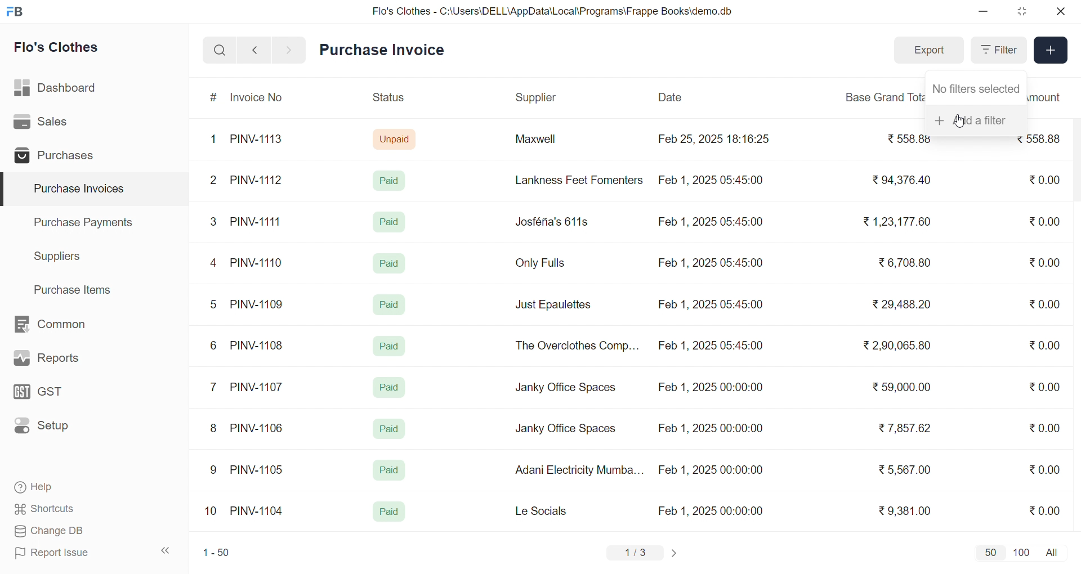 This screenshot has width=1081, height=574. What do you see at coordinates (60, 361) in the screenshot?
I see `Reports` at bounding box center [60, 361].